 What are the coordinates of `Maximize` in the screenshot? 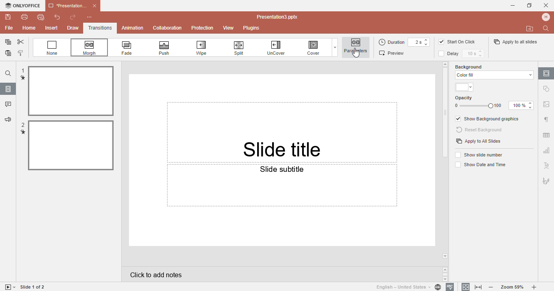 It's located at (530, 5).